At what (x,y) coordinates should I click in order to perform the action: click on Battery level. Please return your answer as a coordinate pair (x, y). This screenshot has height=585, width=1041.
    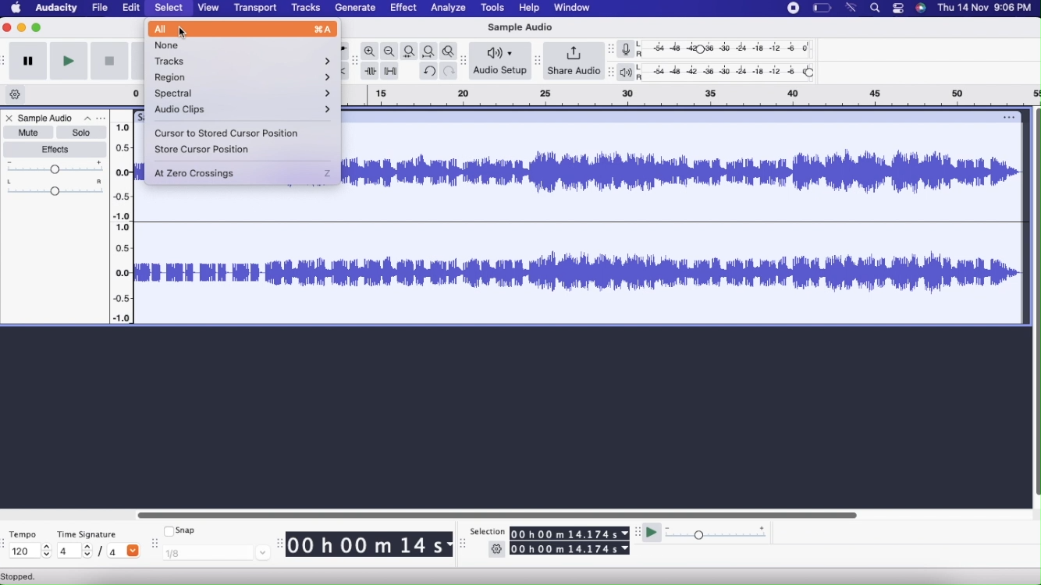
    Looking at the image, I should click on (823, 8).